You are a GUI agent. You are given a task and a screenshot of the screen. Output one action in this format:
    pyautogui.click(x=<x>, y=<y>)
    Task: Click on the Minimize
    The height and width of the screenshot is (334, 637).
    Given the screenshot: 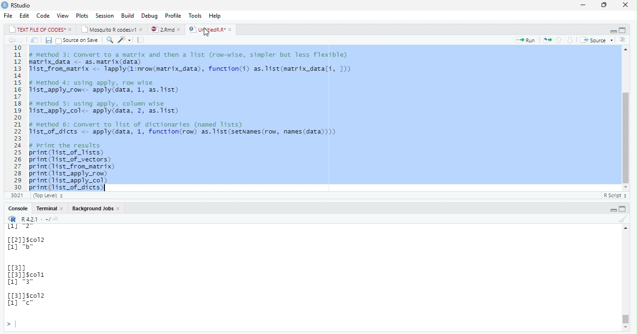 What is the action you would take?
    pyautogui.click(x=583, y=5)
    